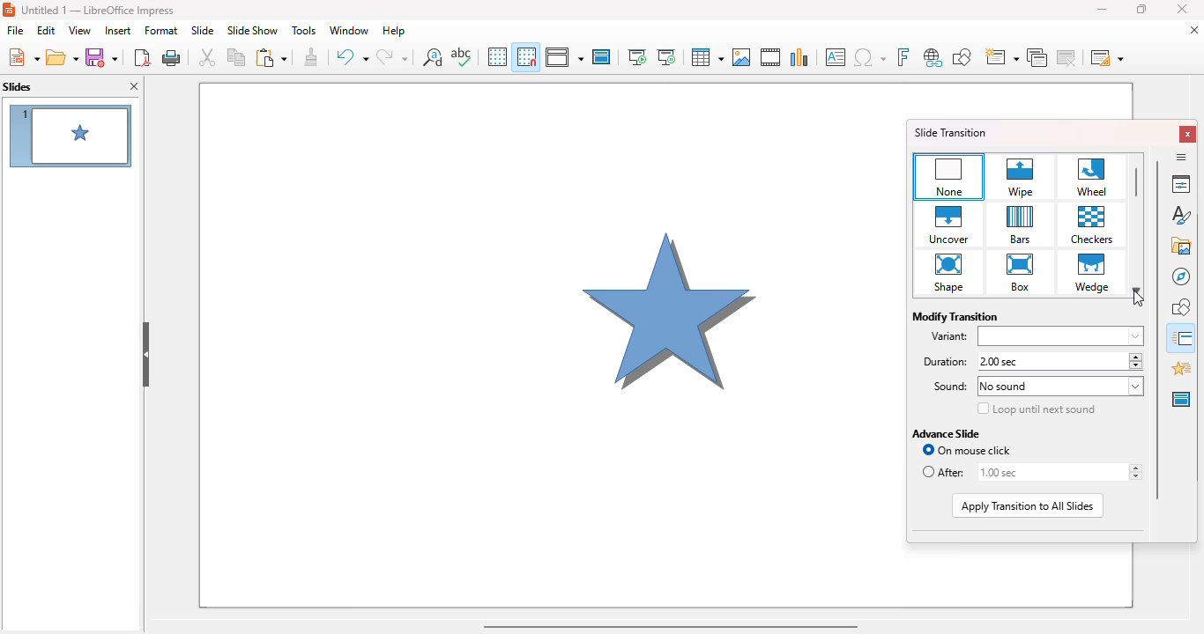 Image resolution: width=1204 pixels, height=634 pixels. What do you see at coordinates (351, 57) in the screenshot?
I see `undo` at bounding box center [351, 57].